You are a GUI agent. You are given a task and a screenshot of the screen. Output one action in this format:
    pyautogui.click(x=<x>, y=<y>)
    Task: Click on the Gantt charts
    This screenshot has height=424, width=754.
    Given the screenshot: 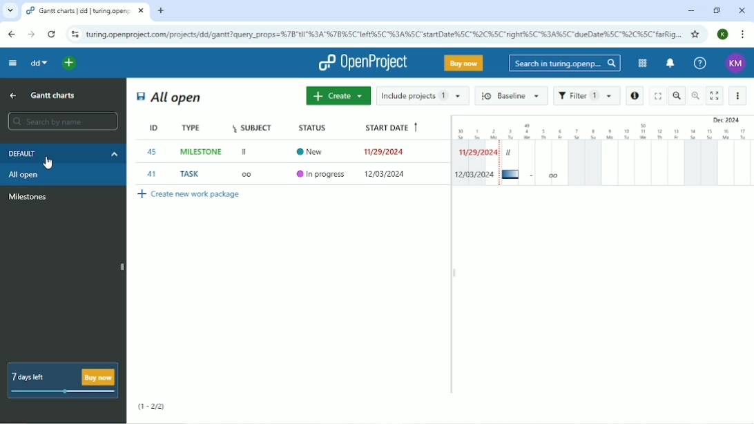 What is the action you would take?
    pyautogui.click(x=602, y=149)
    